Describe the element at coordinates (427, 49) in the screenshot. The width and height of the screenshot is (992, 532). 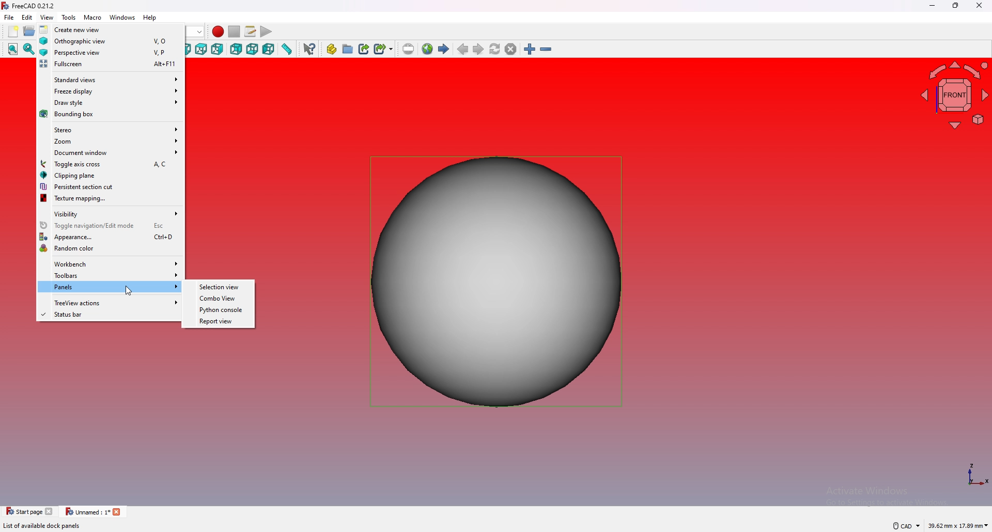
I see `open website` at that location.